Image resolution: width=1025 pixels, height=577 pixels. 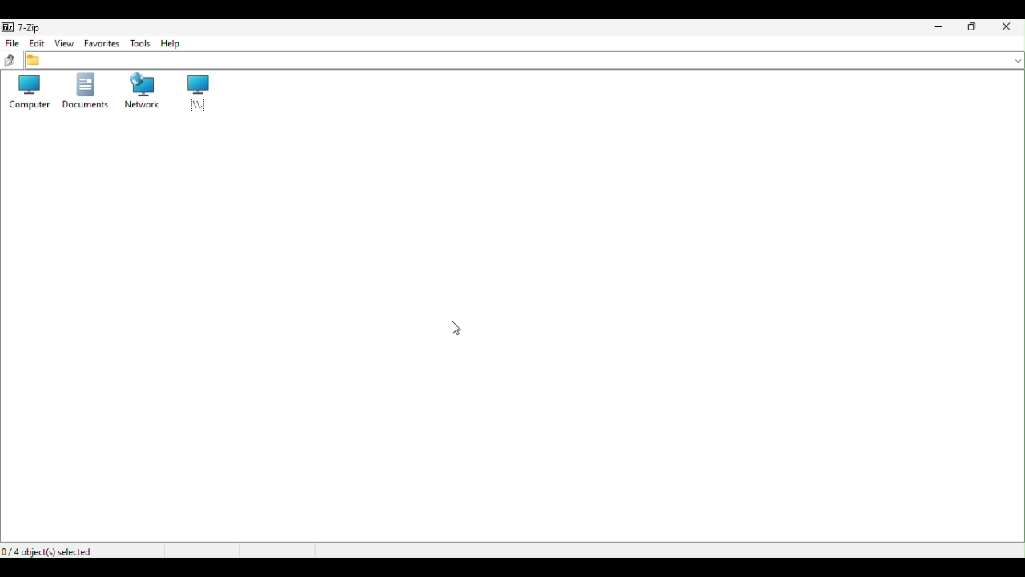 I want to click on Network, so click(x=143, y=94).